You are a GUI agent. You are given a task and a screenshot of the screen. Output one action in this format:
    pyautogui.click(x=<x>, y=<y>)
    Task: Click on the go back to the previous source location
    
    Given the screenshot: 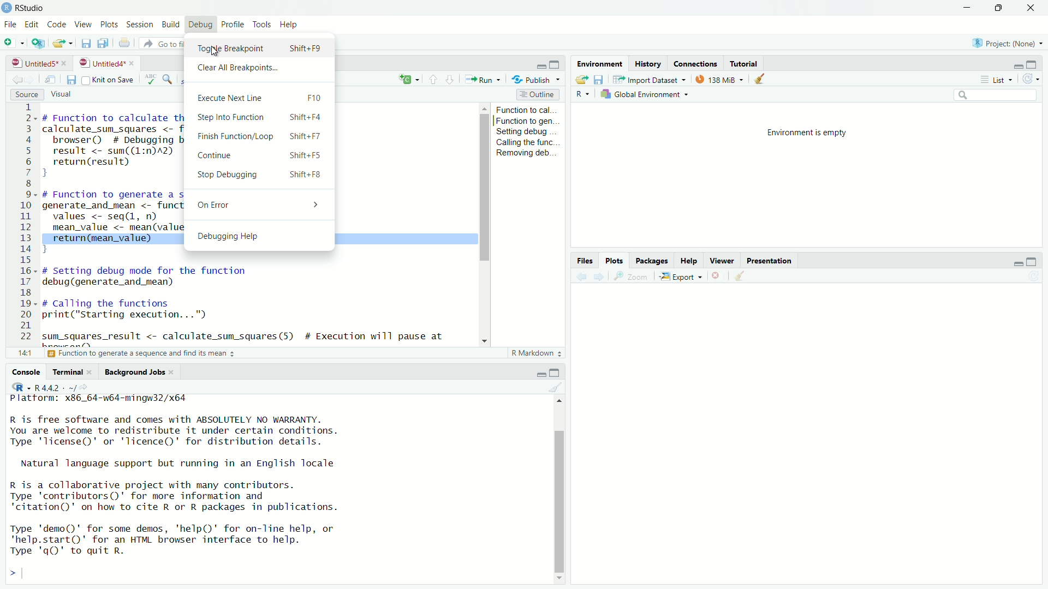 What is the action you would take?
    pyautogui.click(x=12, y=79)
    